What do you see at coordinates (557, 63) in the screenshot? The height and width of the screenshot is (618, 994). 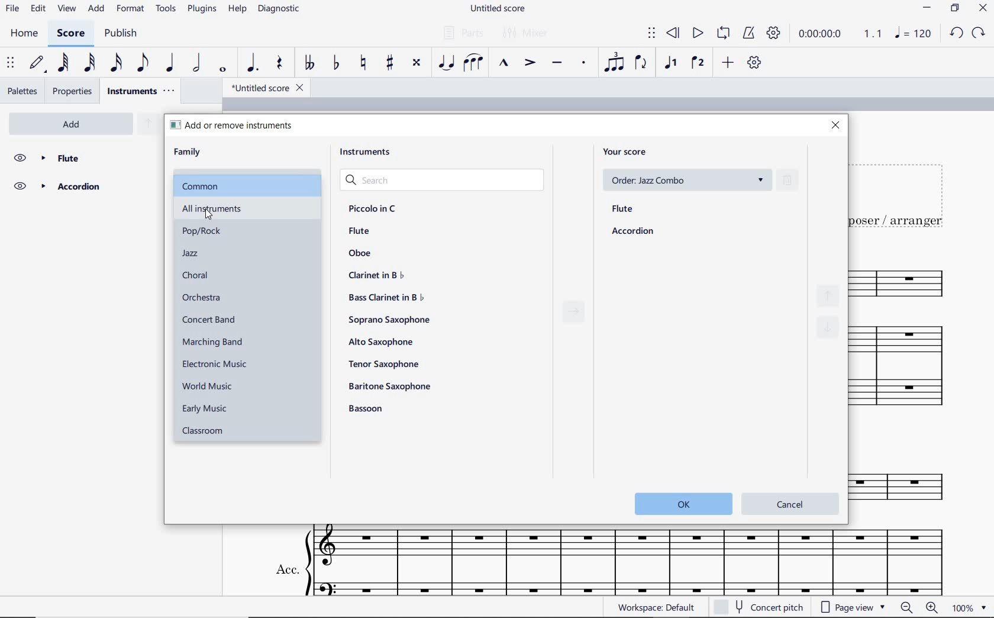 I see `tenuto` at bounding box center [557, 63].